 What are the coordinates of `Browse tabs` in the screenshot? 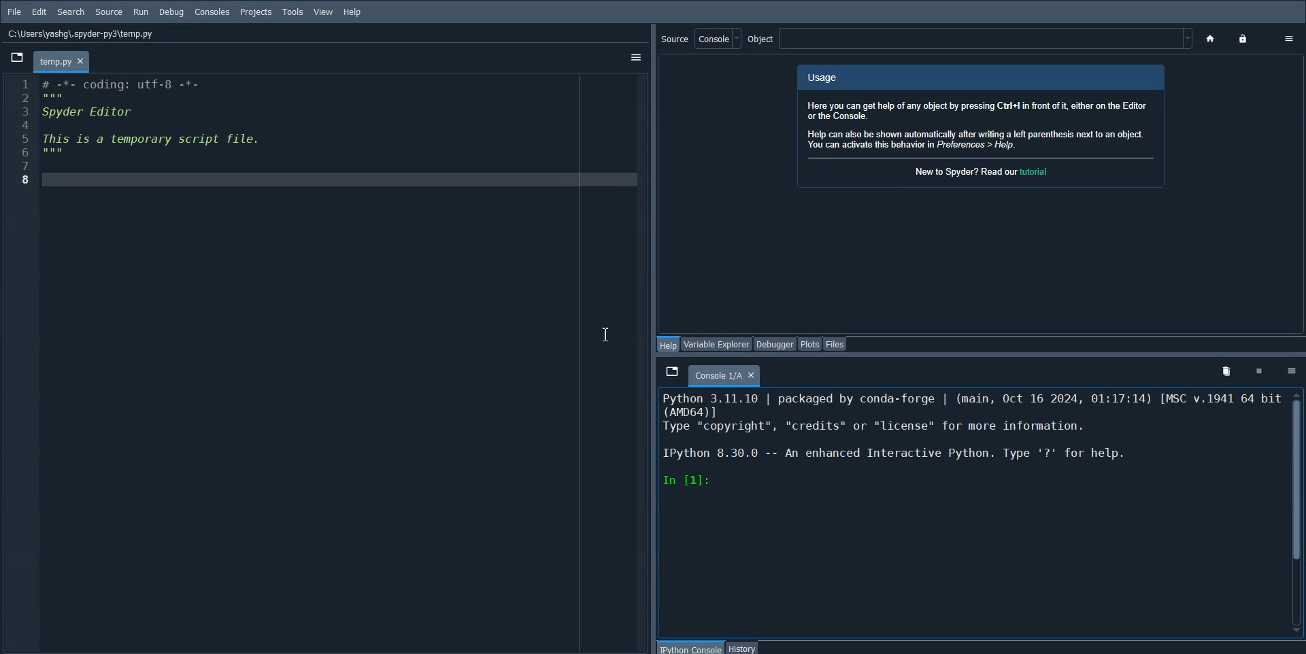 It's located at (671, 371).